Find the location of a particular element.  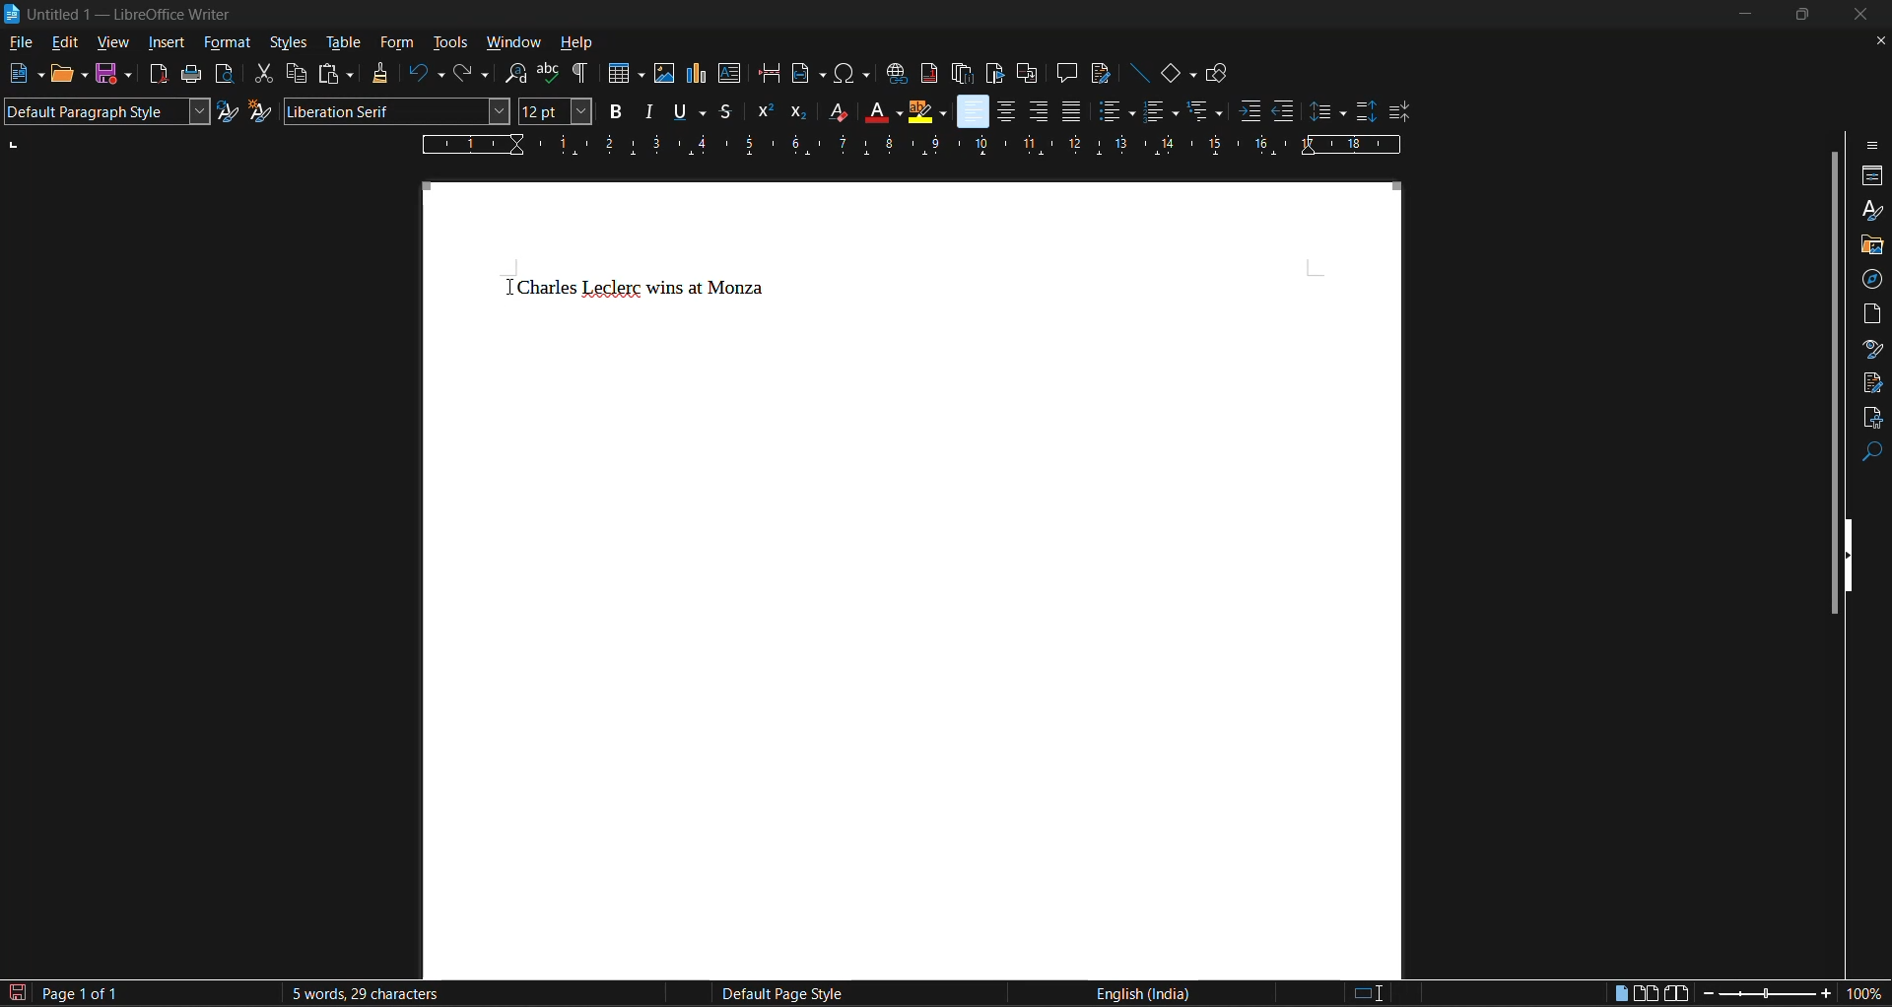

standard selection is located at coordinates (1368, 995).